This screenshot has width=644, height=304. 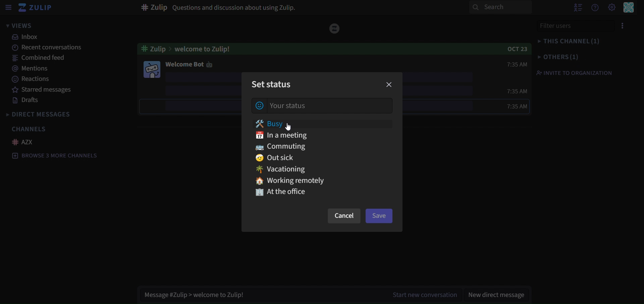 What do you see at coordinates (378, 216) in the screenshot?
I see `save` at bounding box center [378, 216].